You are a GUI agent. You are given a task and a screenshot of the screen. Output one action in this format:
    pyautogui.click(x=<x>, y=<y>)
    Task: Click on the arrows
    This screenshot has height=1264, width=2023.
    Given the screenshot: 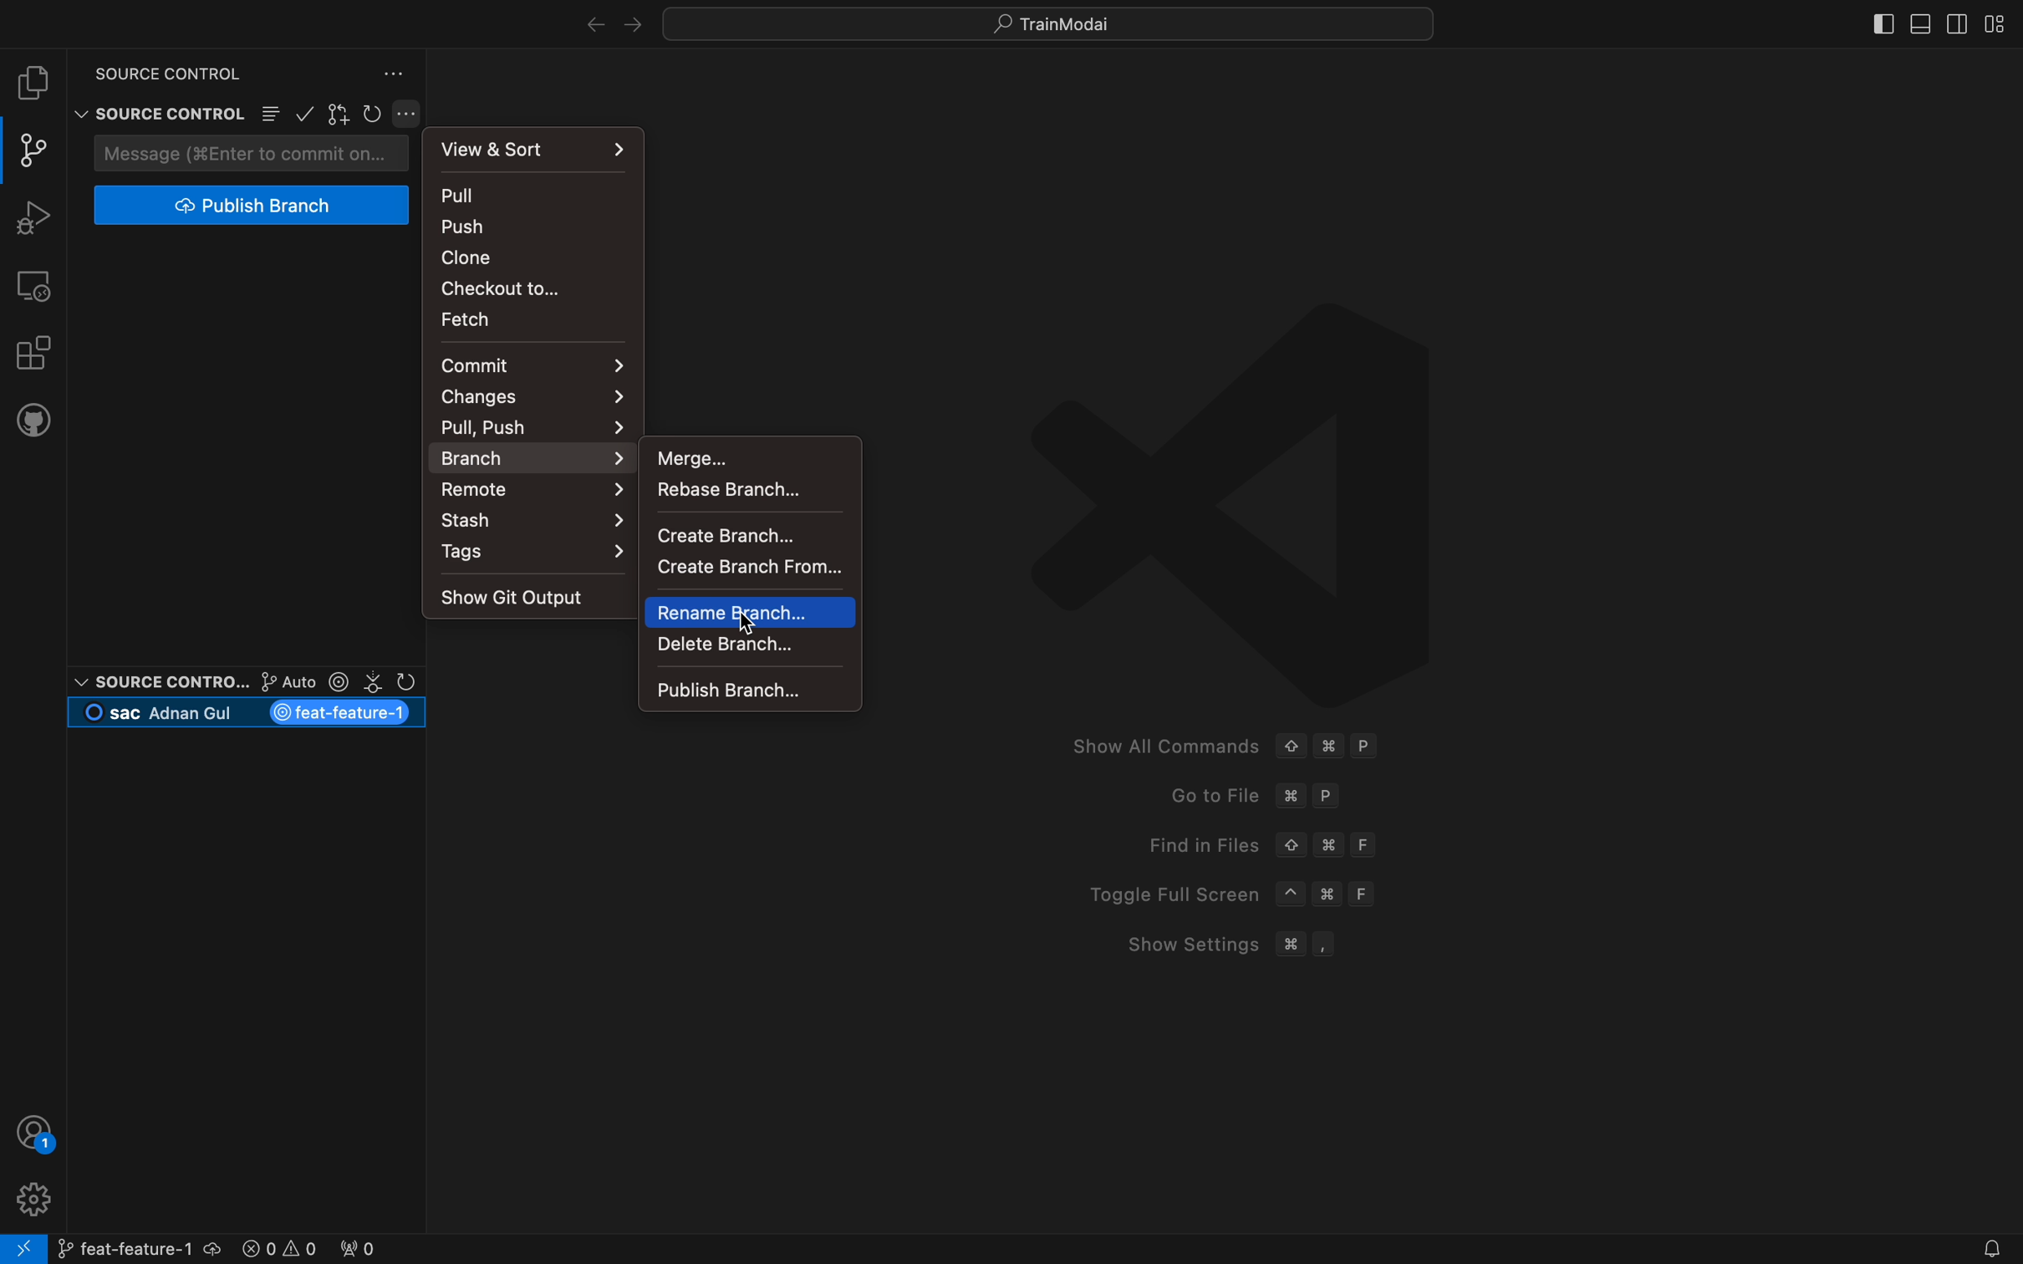 What is the action you would take?
    pyautogui.click(x=606, y=23)
    